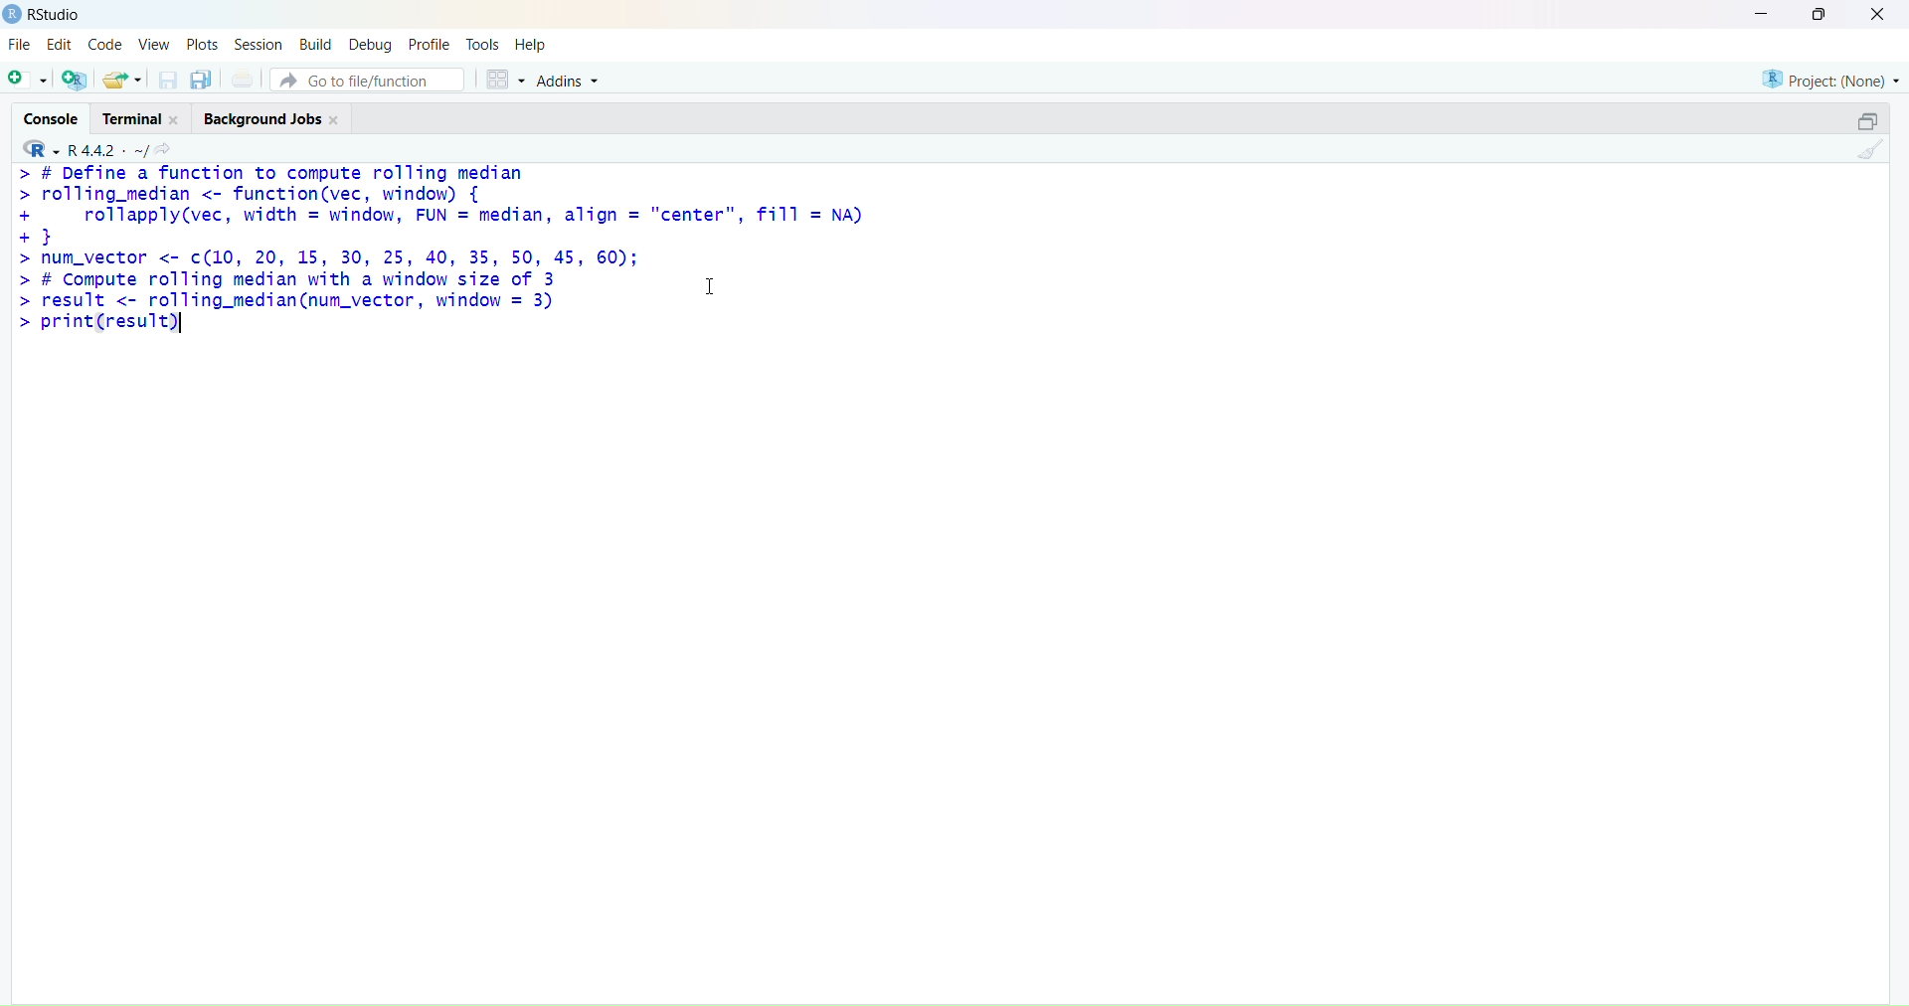 The height and width of the screenshot is (1006, 1909). I want to click on grid, so click(507, 80).